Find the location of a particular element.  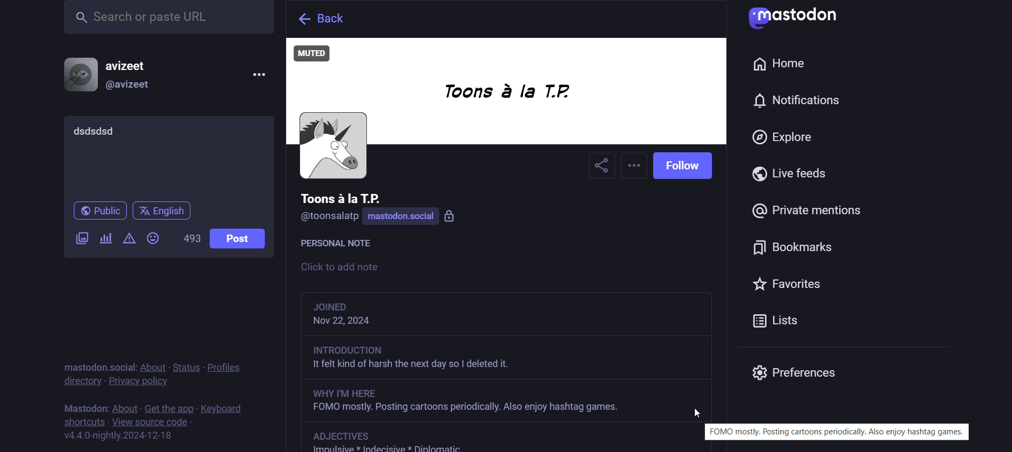

mastodon social is located at coordinates (416, 217).